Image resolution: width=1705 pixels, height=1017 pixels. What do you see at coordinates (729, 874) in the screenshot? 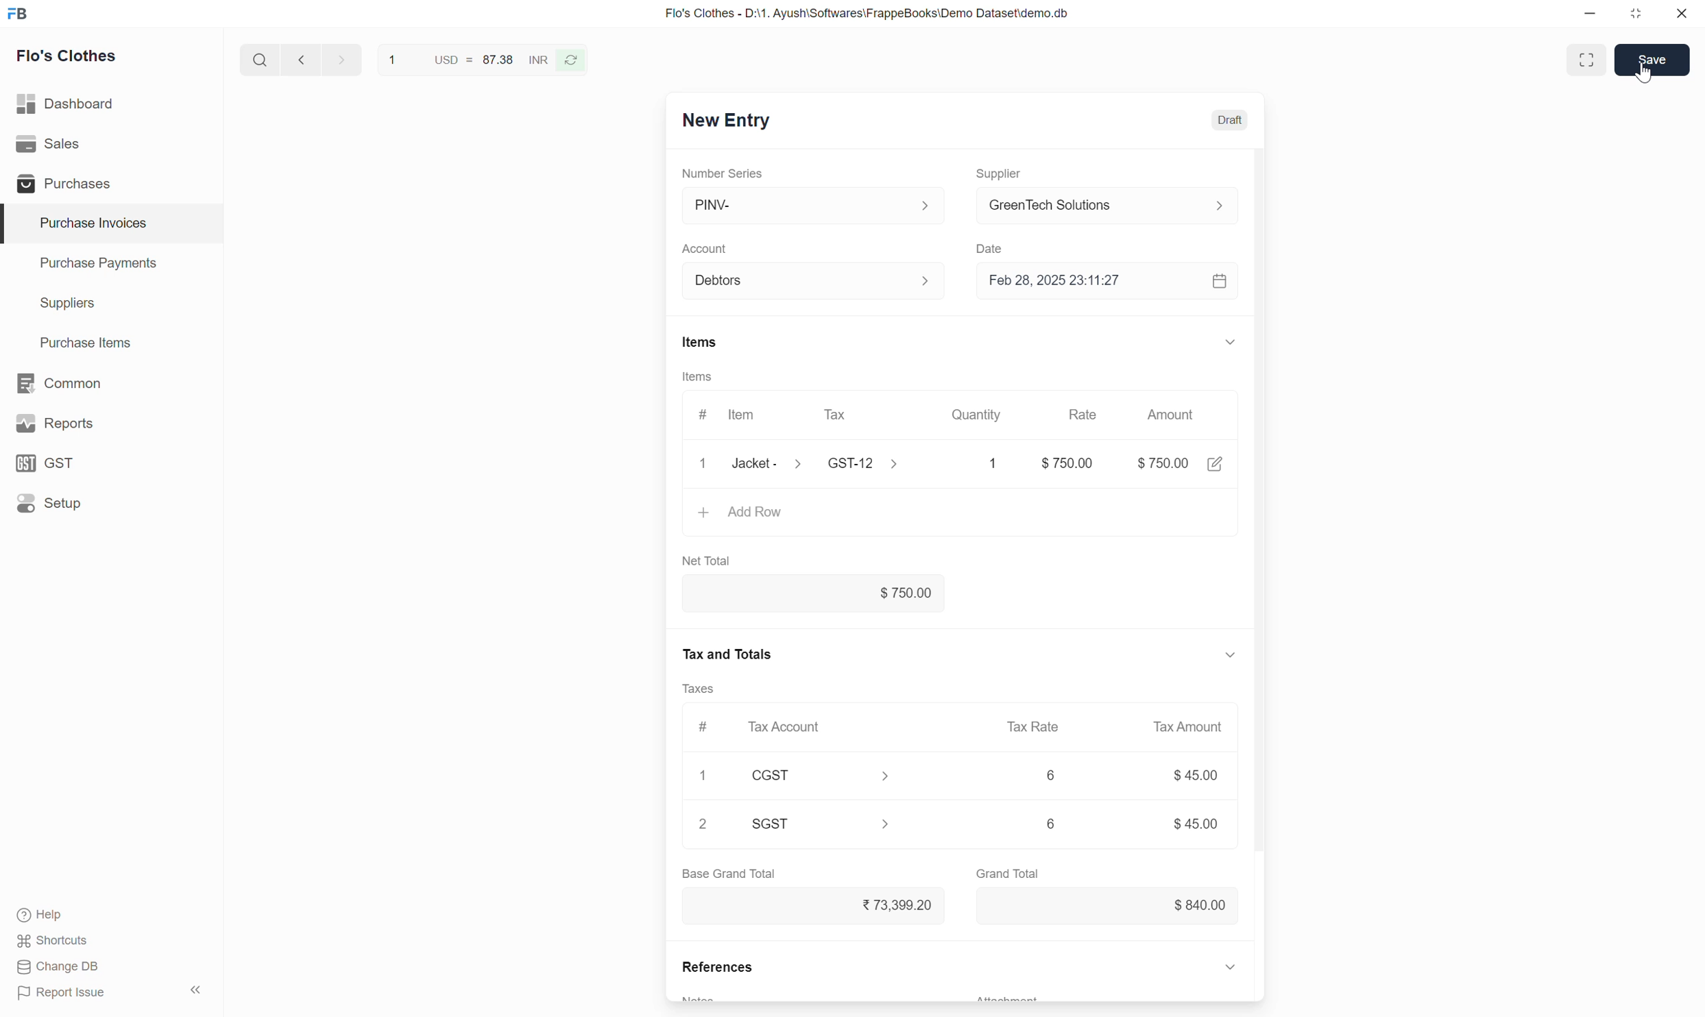
I see `Base Grand Total` at bounding box center [729, 874].